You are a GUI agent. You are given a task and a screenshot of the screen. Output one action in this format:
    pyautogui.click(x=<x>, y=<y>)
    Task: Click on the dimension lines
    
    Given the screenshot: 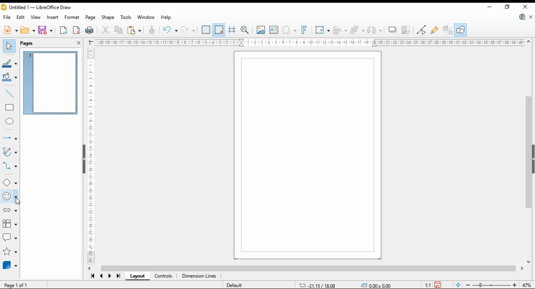 What is the action you would take?
    pyautogui.click(x=199, y=276)
    